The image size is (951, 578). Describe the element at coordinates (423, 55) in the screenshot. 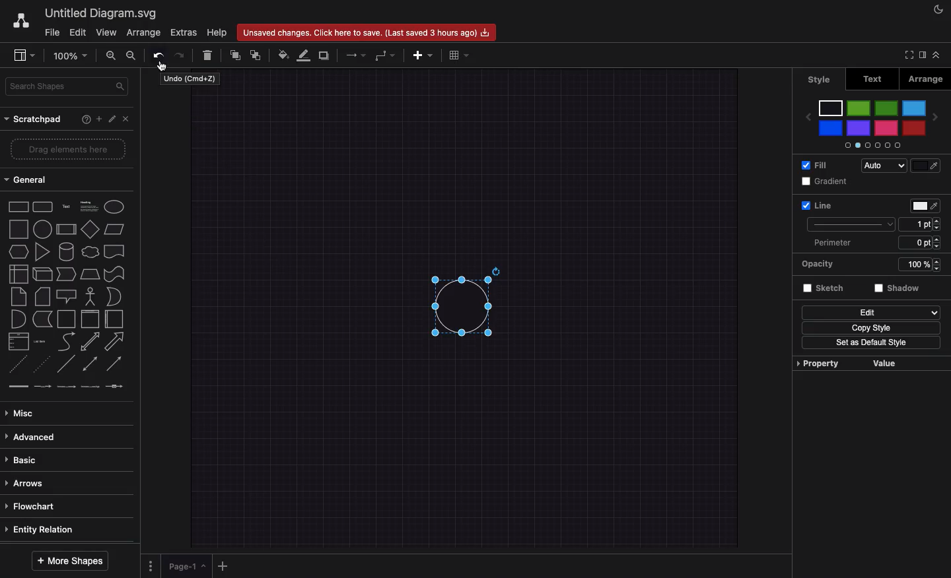

I see `Add` at that location.